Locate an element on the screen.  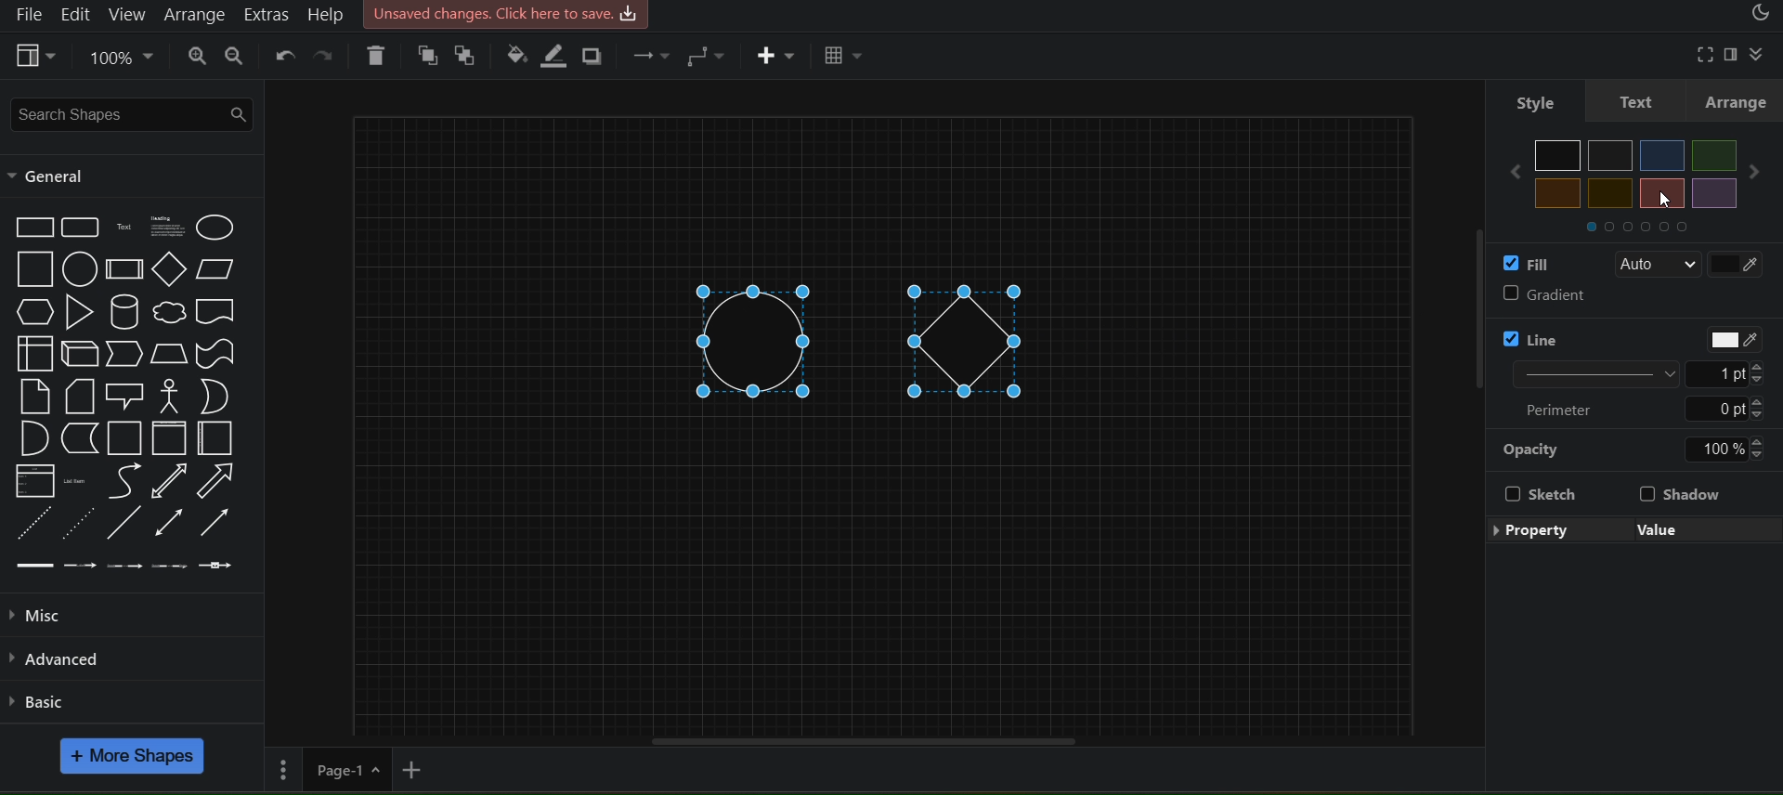
text is located at coordinates (1630, 100).